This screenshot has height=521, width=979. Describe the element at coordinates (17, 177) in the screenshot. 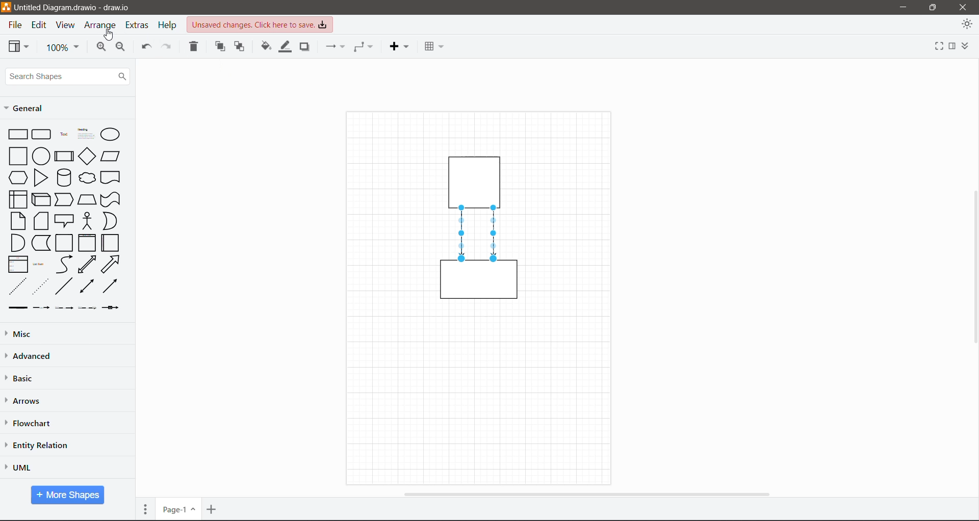

I see `Hexagon` at that location.